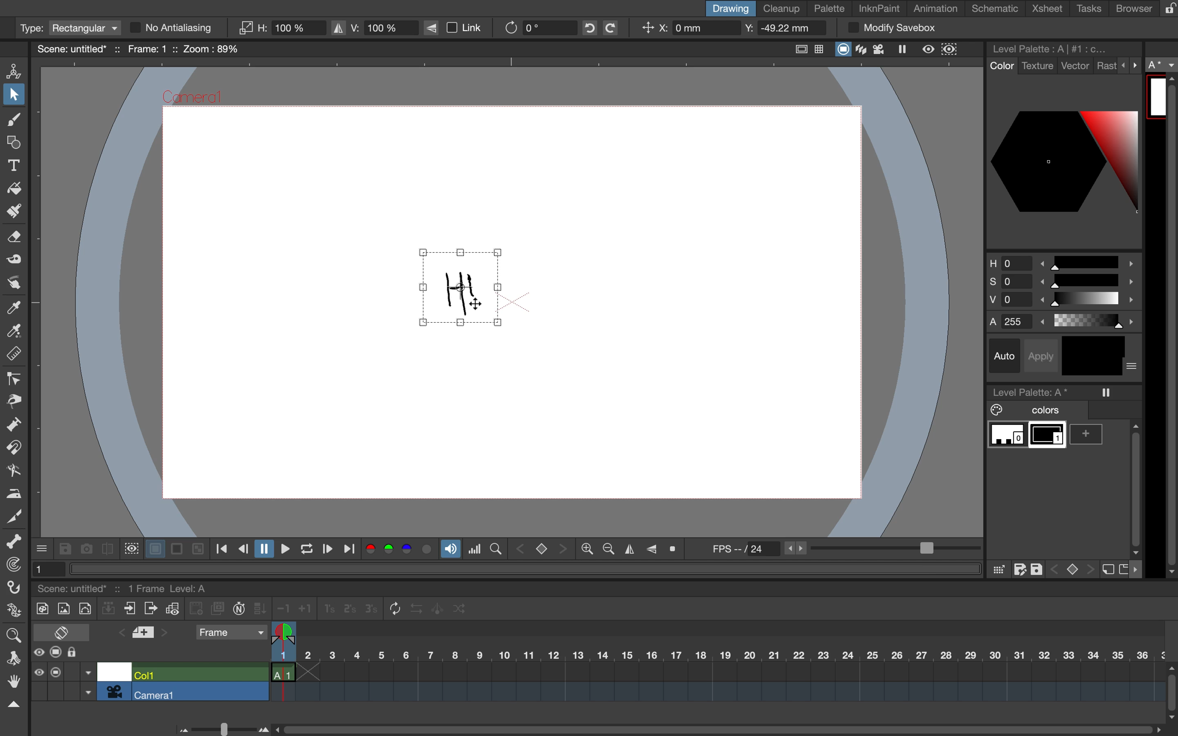  What do you see at coordinates (820, 50) in the screenshot?
I see `field guide` at bounding box center [820, 50].